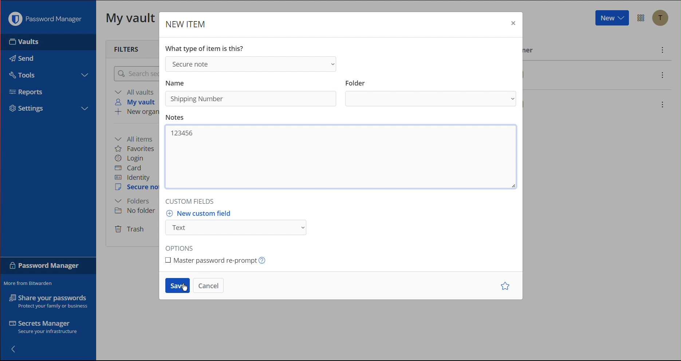 This screenshot has width=681, height=361. Describe the element at coordinates (512, 23) in the screenshot. I see `Close` at that location.